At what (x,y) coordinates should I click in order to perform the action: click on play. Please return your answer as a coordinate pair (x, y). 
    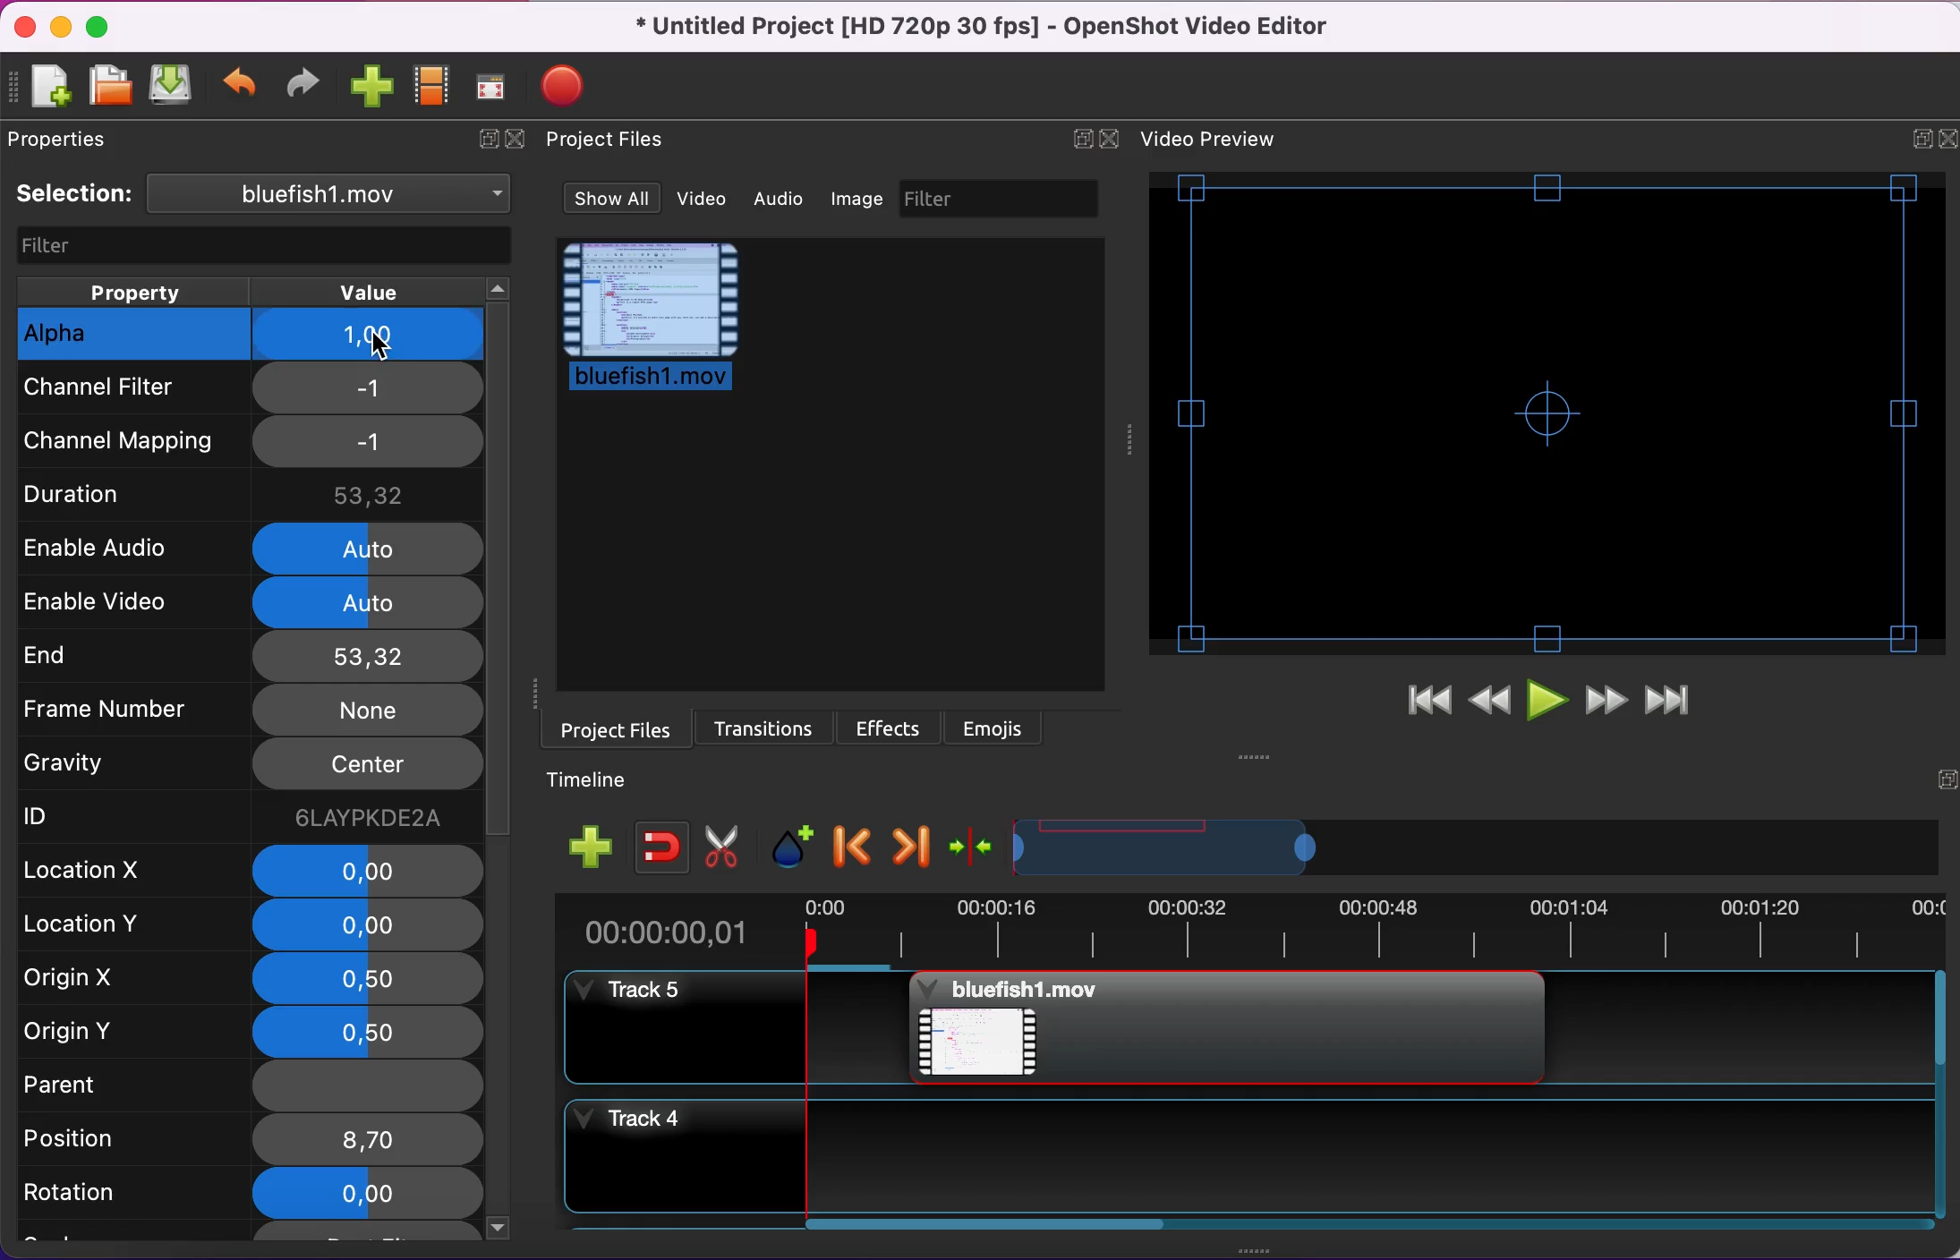
    Looking at the image, I should click on (1549, 702).